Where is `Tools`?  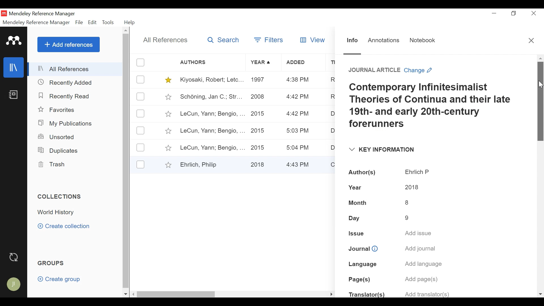 Tools is located at coordinates (108, 23).